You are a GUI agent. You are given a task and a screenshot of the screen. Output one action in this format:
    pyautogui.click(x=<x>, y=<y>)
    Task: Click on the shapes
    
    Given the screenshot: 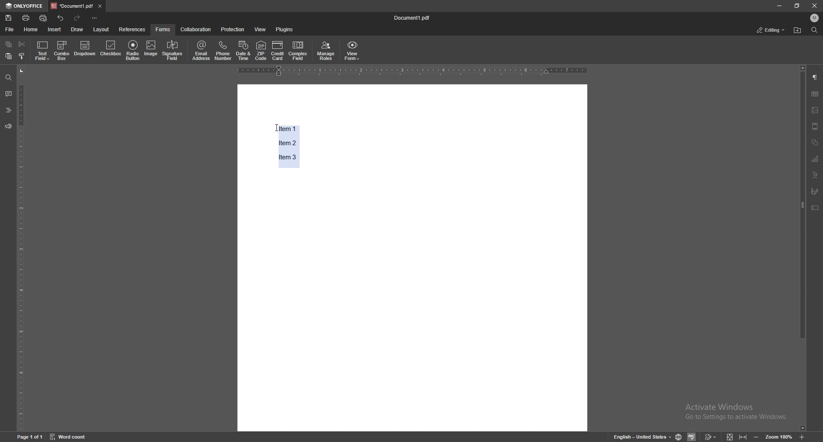 What is the action you would take?
    pyautogui.click(x=816, y=143)
    